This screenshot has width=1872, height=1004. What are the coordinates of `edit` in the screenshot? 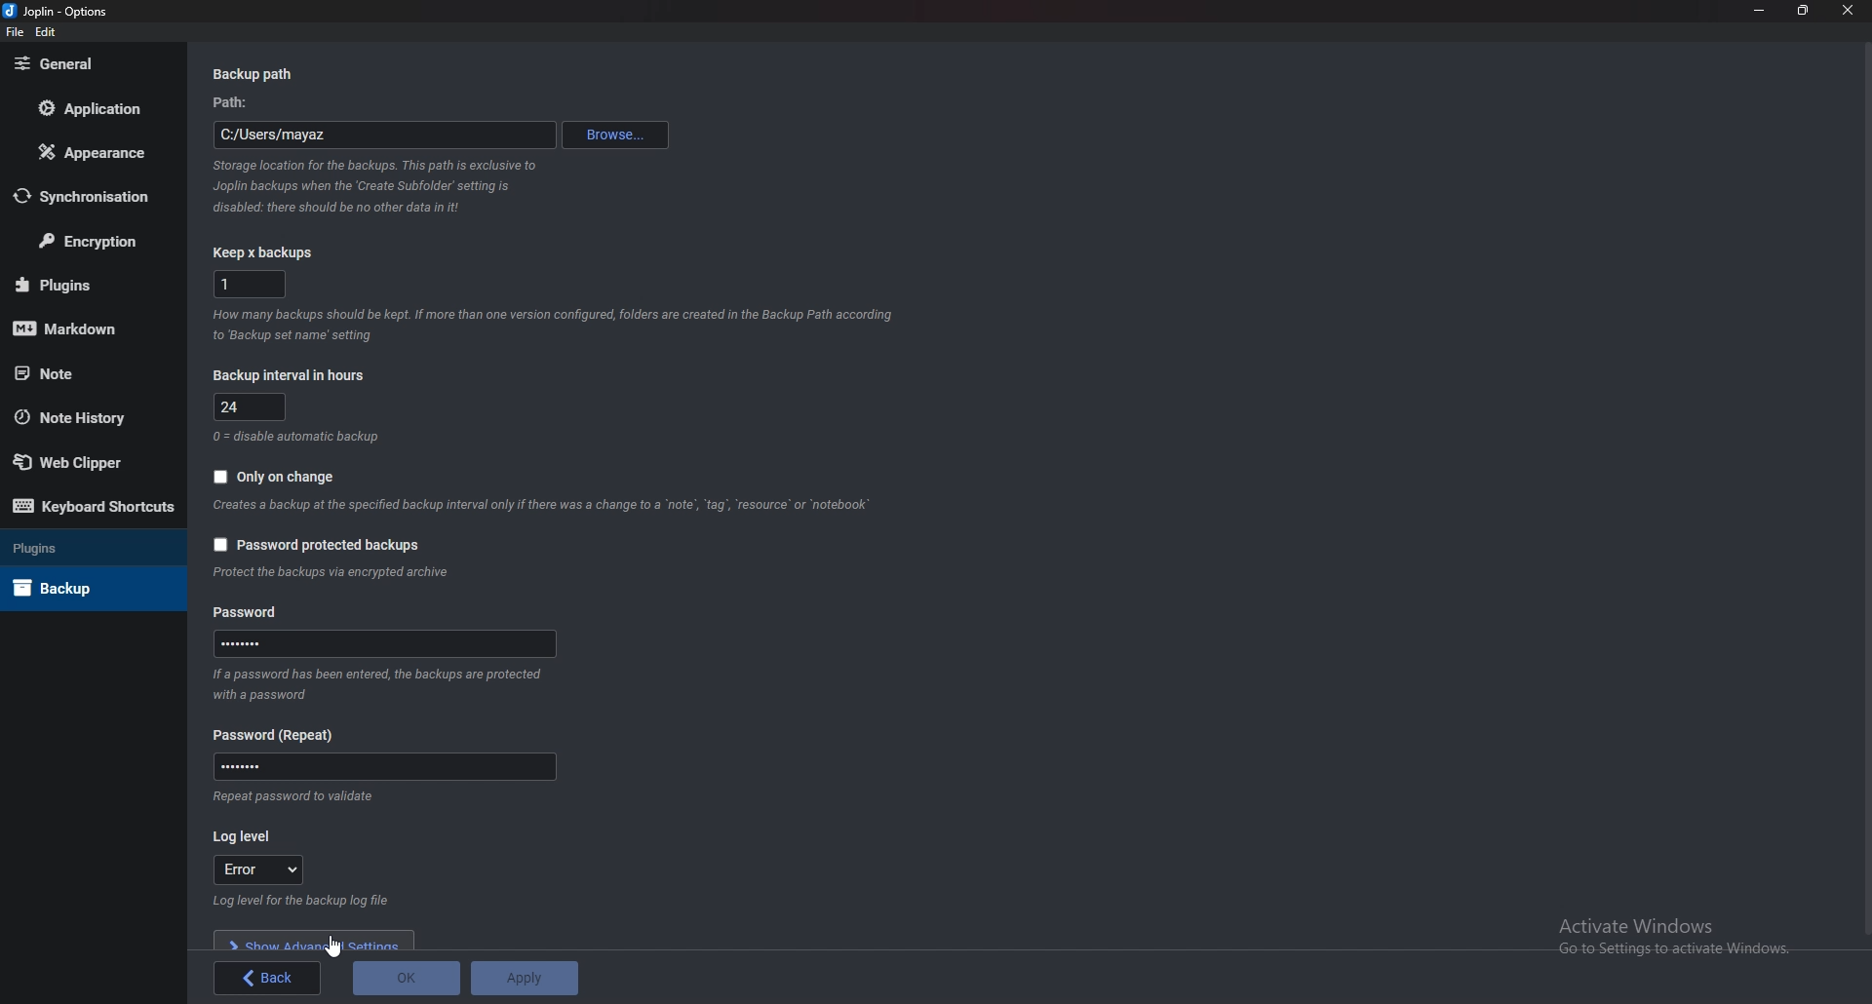 It's located at (49, 32).